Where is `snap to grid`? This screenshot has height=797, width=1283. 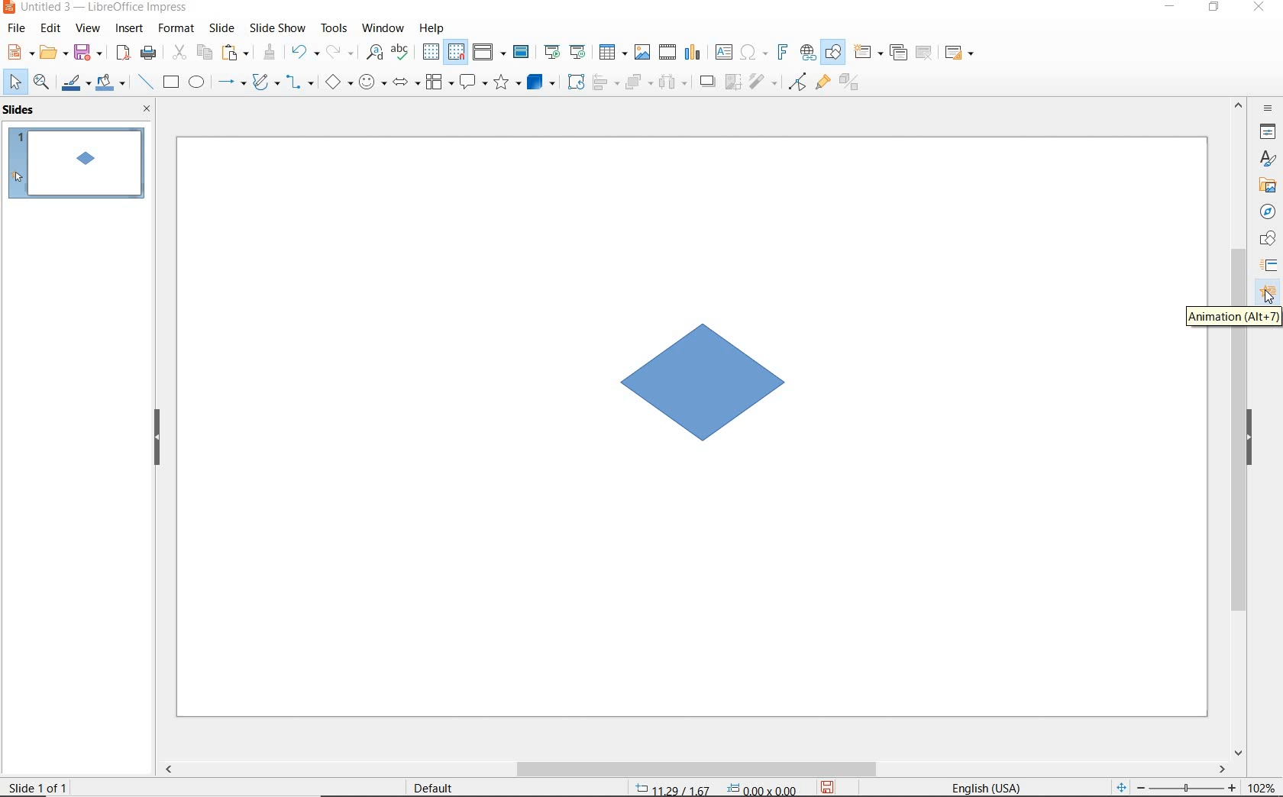
snap to grid is located at coordinates (457, 52).